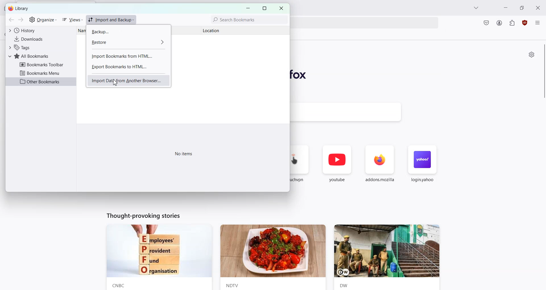 The height and width of the screenshot is (290, 546). What do you see at coordinates (538, 7) in the screenshot?
I see `Close` at bounding box center [538, 7].